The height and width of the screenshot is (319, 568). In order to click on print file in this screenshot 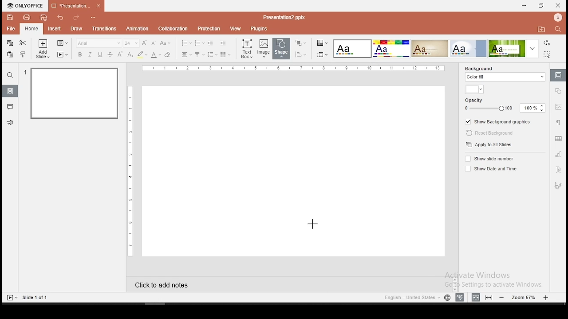, I will do `click(26, 17)`.